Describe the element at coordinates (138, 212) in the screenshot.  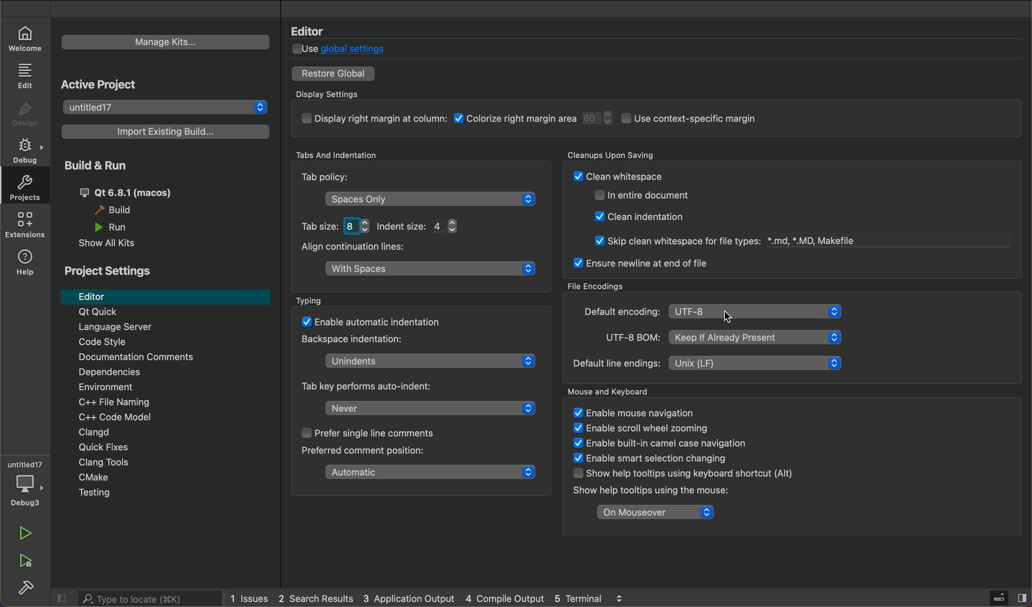
I see `build` at that location.